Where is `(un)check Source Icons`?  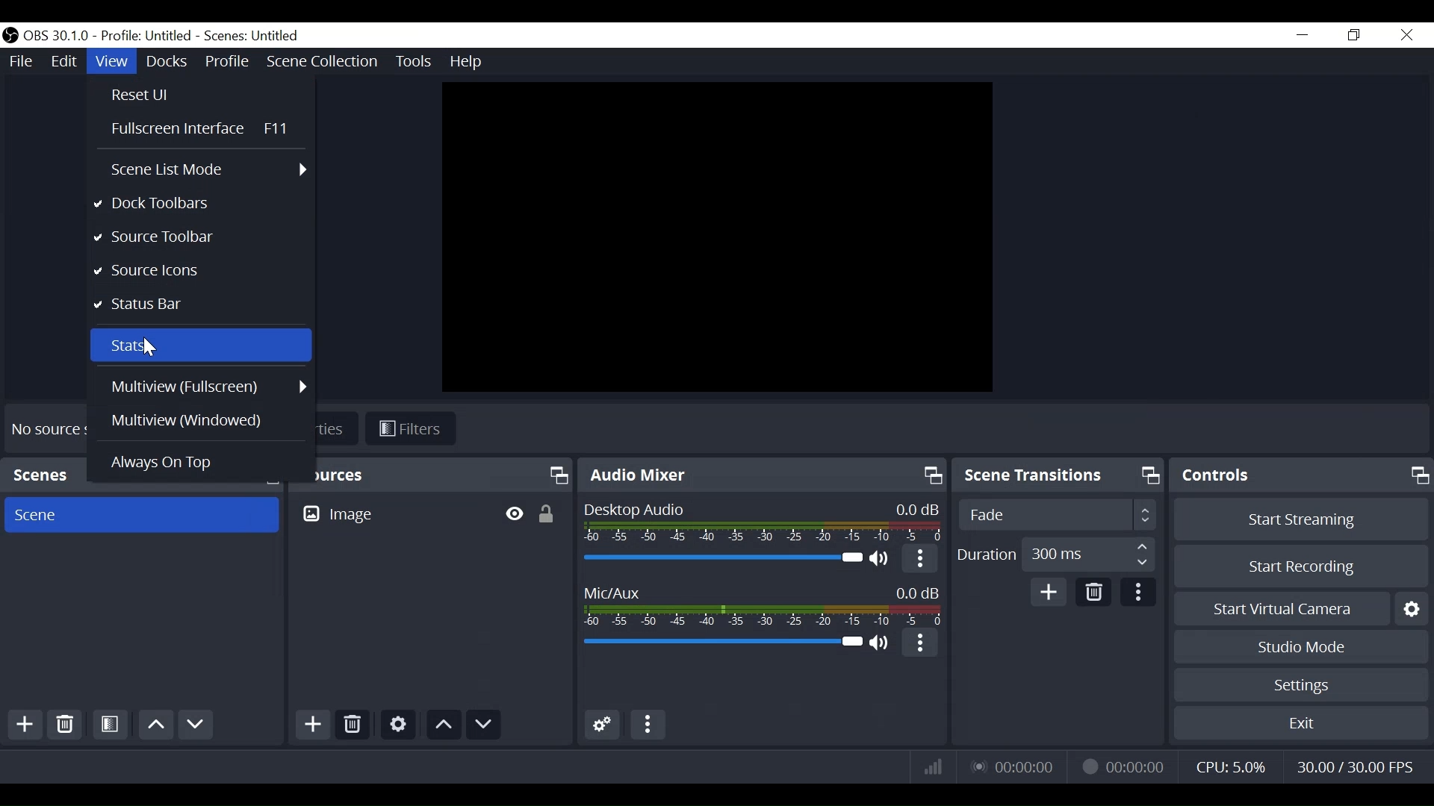
(un)check Source Icons is located at coordinates (199, 271).